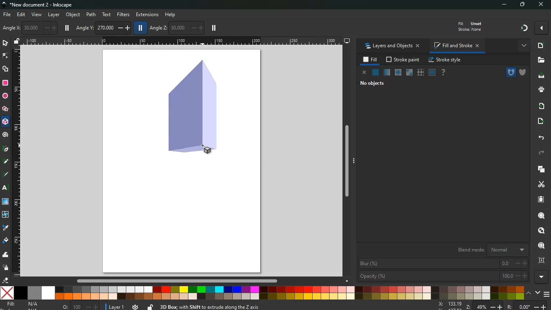  I want to click on find, so click(541, 246).